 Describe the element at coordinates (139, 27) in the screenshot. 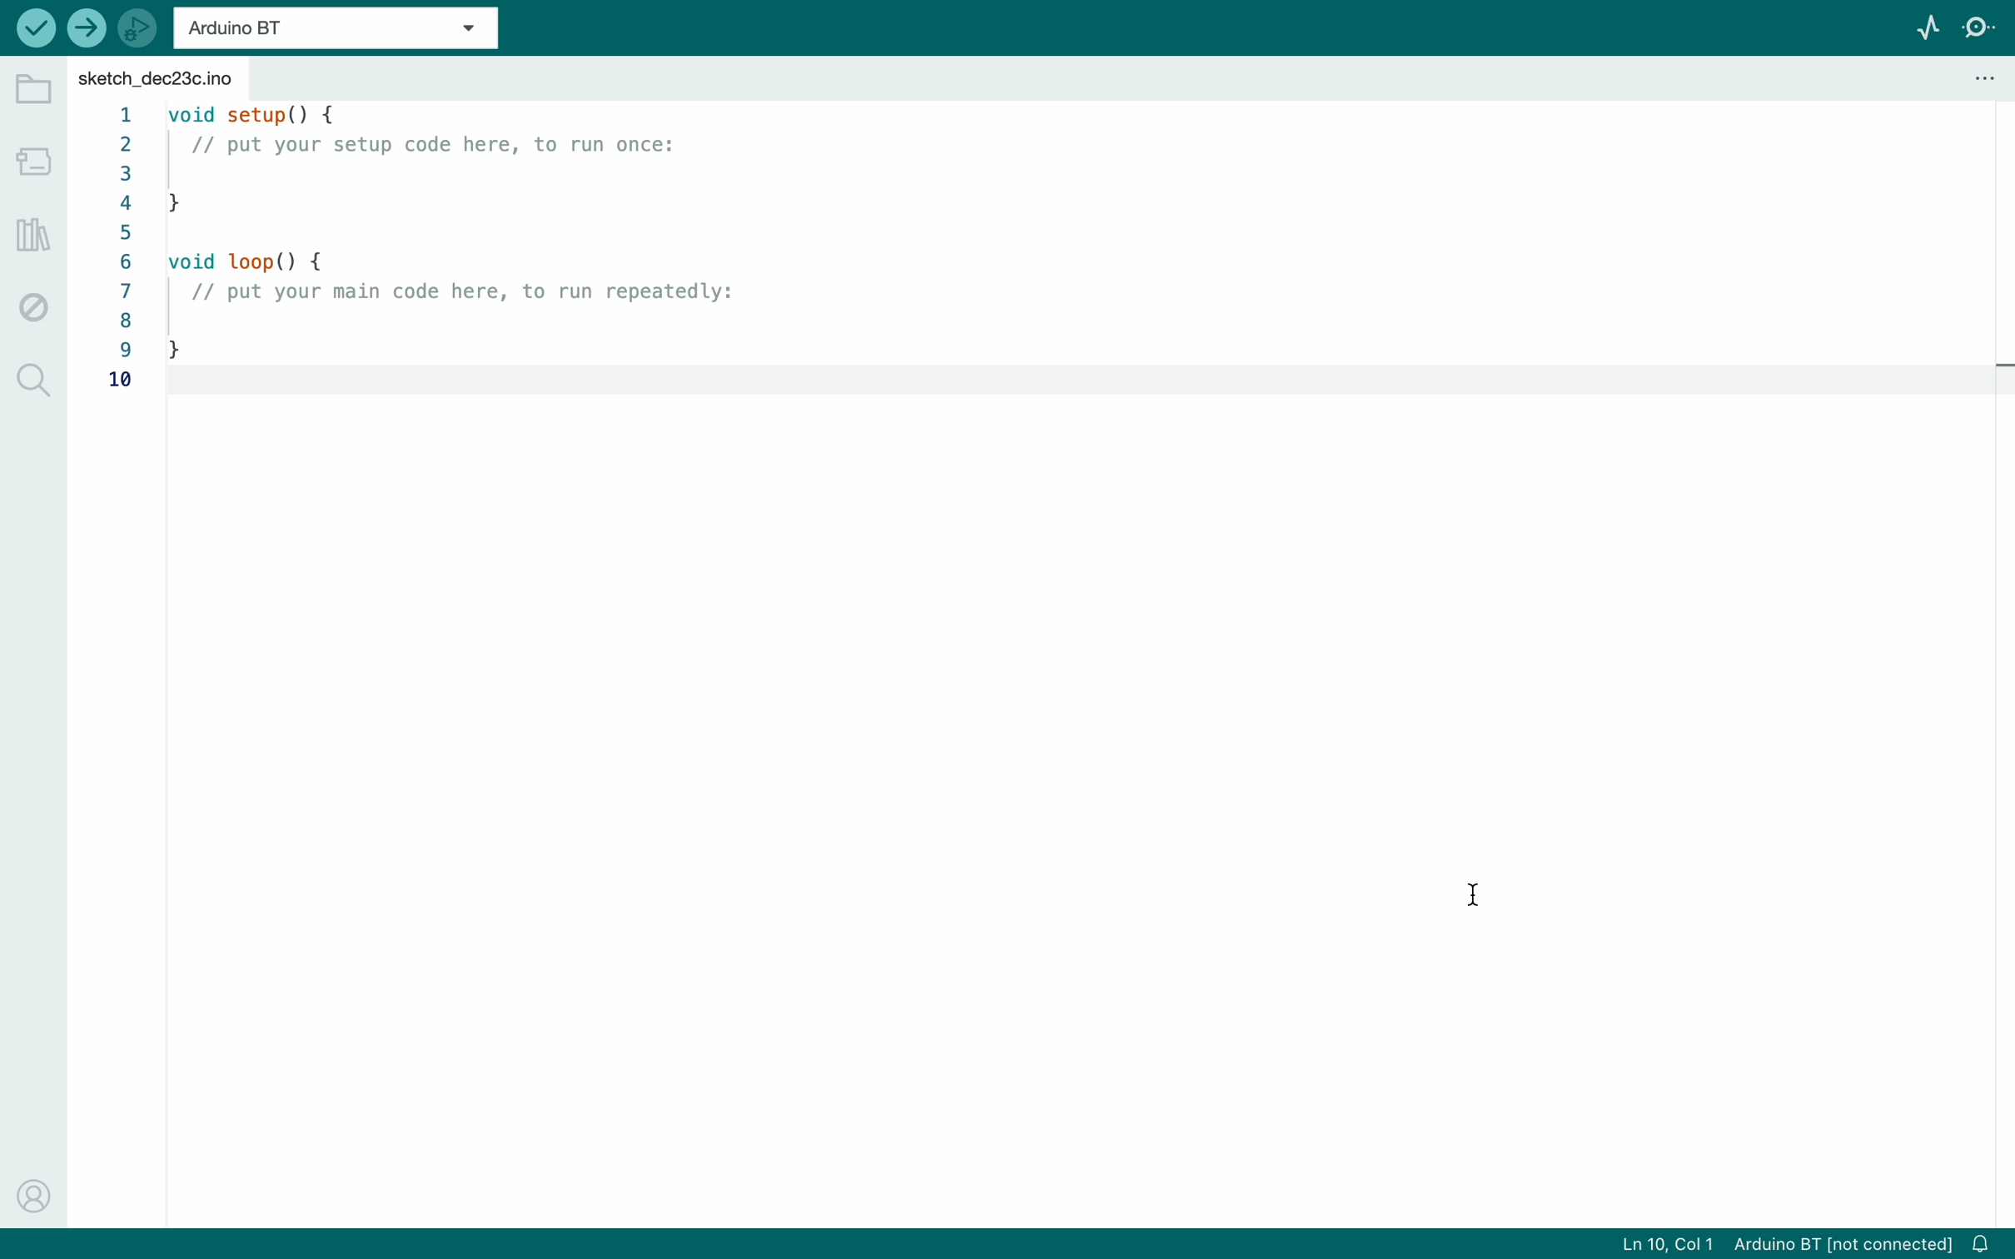

I see `debugger` at that location.